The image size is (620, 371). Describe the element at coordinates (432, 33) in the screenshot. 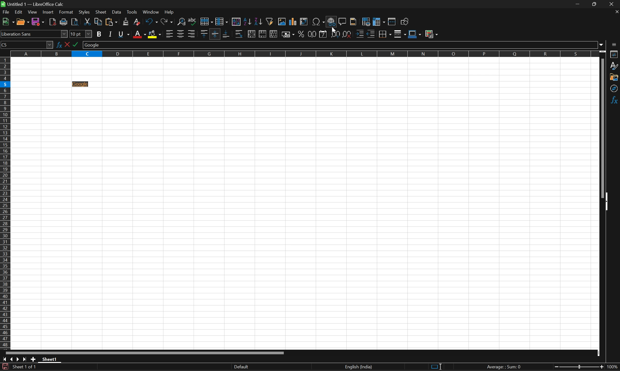

I see `Conditional` at that location.